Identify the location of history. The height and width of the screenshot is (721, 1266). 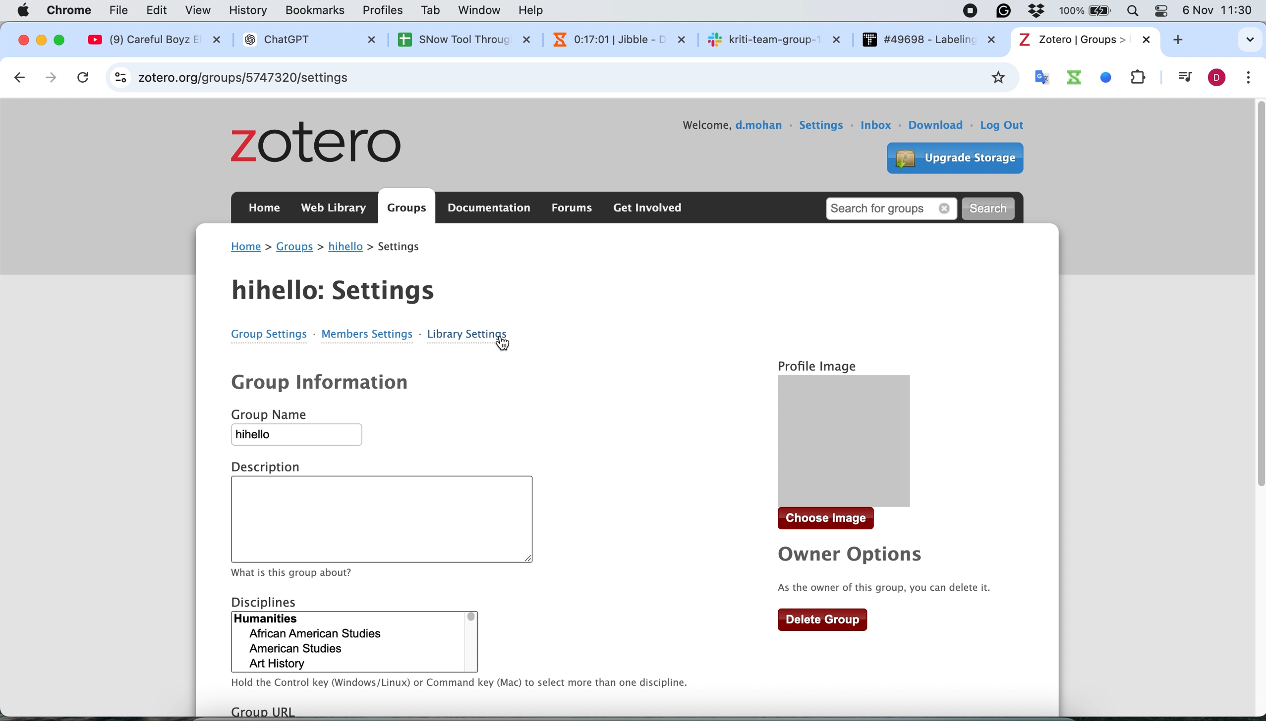
(251, 11).